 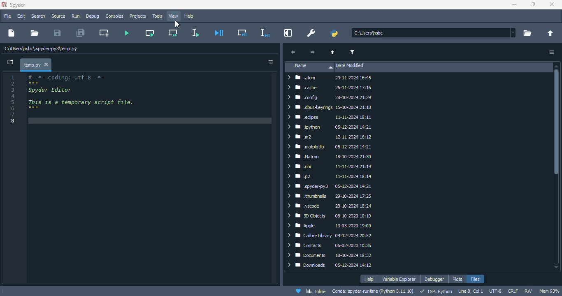 What do you see at coordinates (350, 66) in the screenshot?
I see `date modified` at bounding box center [350, 66].